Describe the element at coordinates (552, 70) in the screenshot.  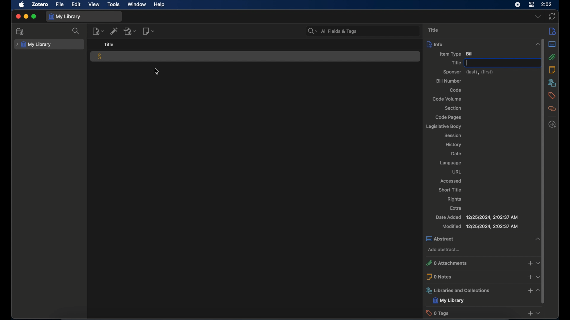
I see `notes` at that location.